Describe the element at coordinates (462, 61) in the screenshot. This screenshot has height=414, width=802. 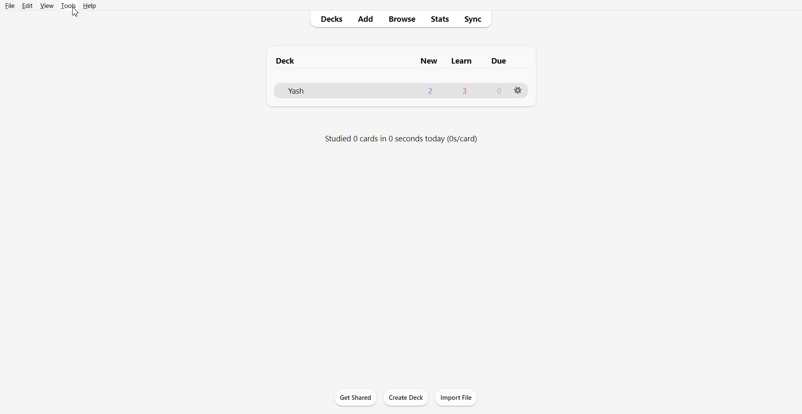
I see `Learn` at that location.